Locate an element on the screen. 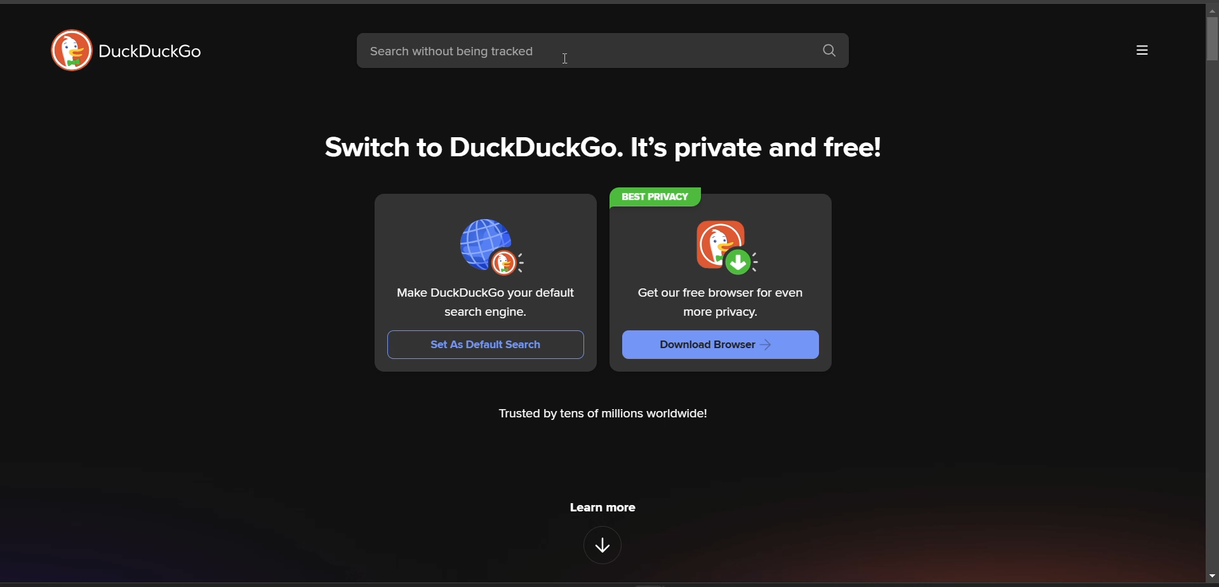 This screenshot has width=1219, height=587. Download Browser is located at coordinates (721, 346).